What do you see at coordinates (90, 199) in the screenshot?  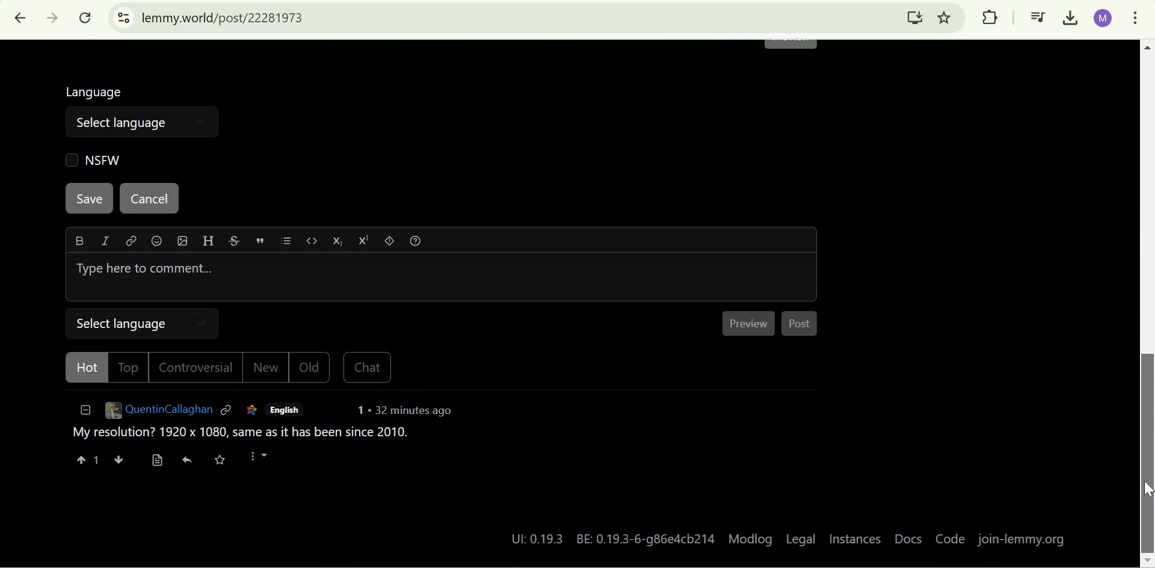 I see `Save` at bounding box center [90, 199].